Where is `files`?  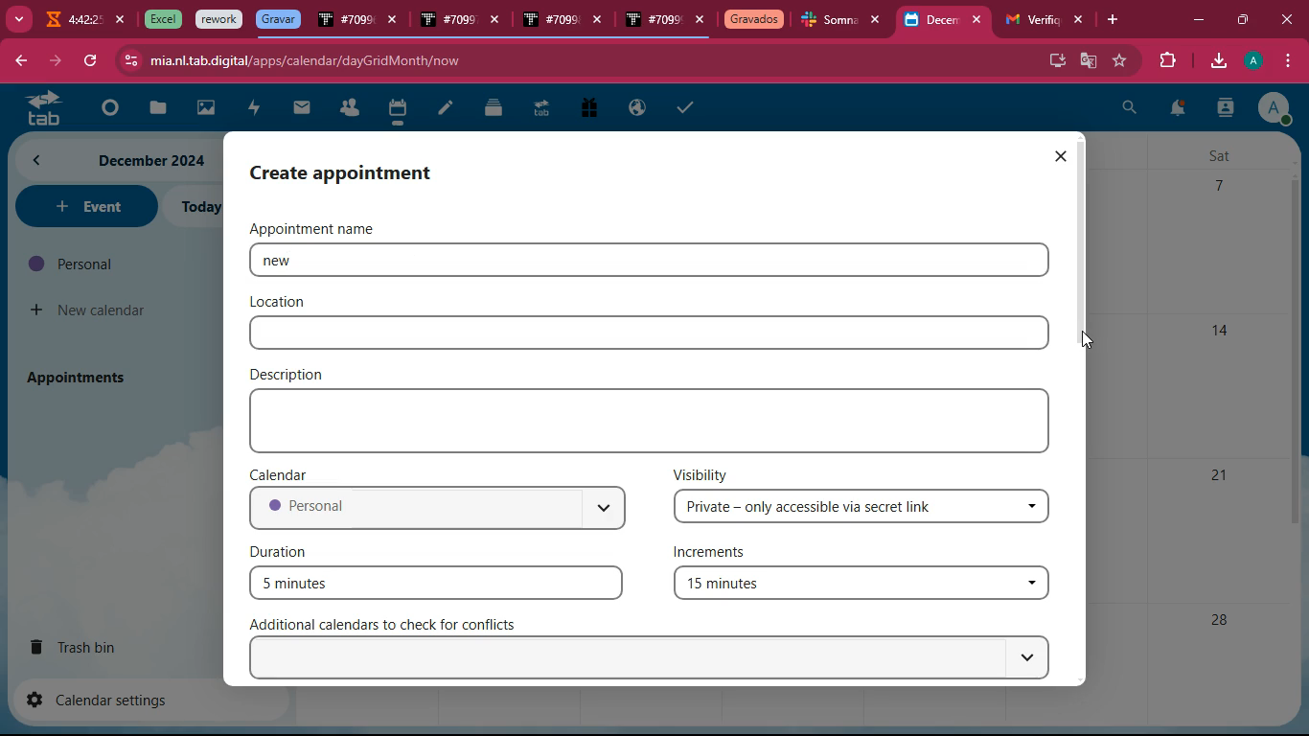
files is located at coordinates (154, 109).